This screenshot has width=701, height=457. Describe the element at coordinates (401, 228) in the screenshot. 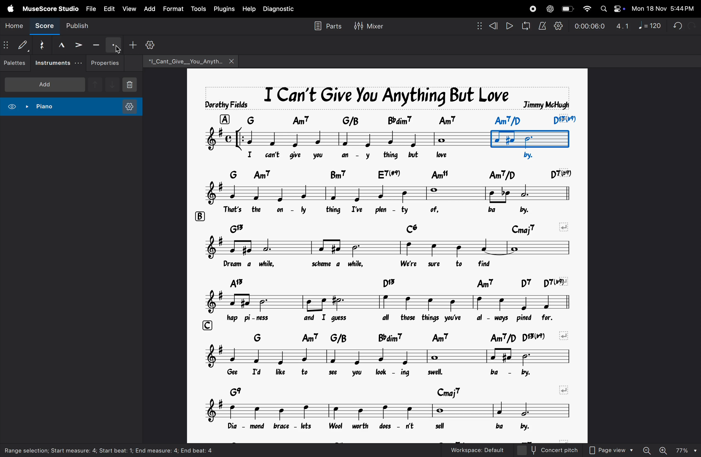

I see `chord notes` at that location.